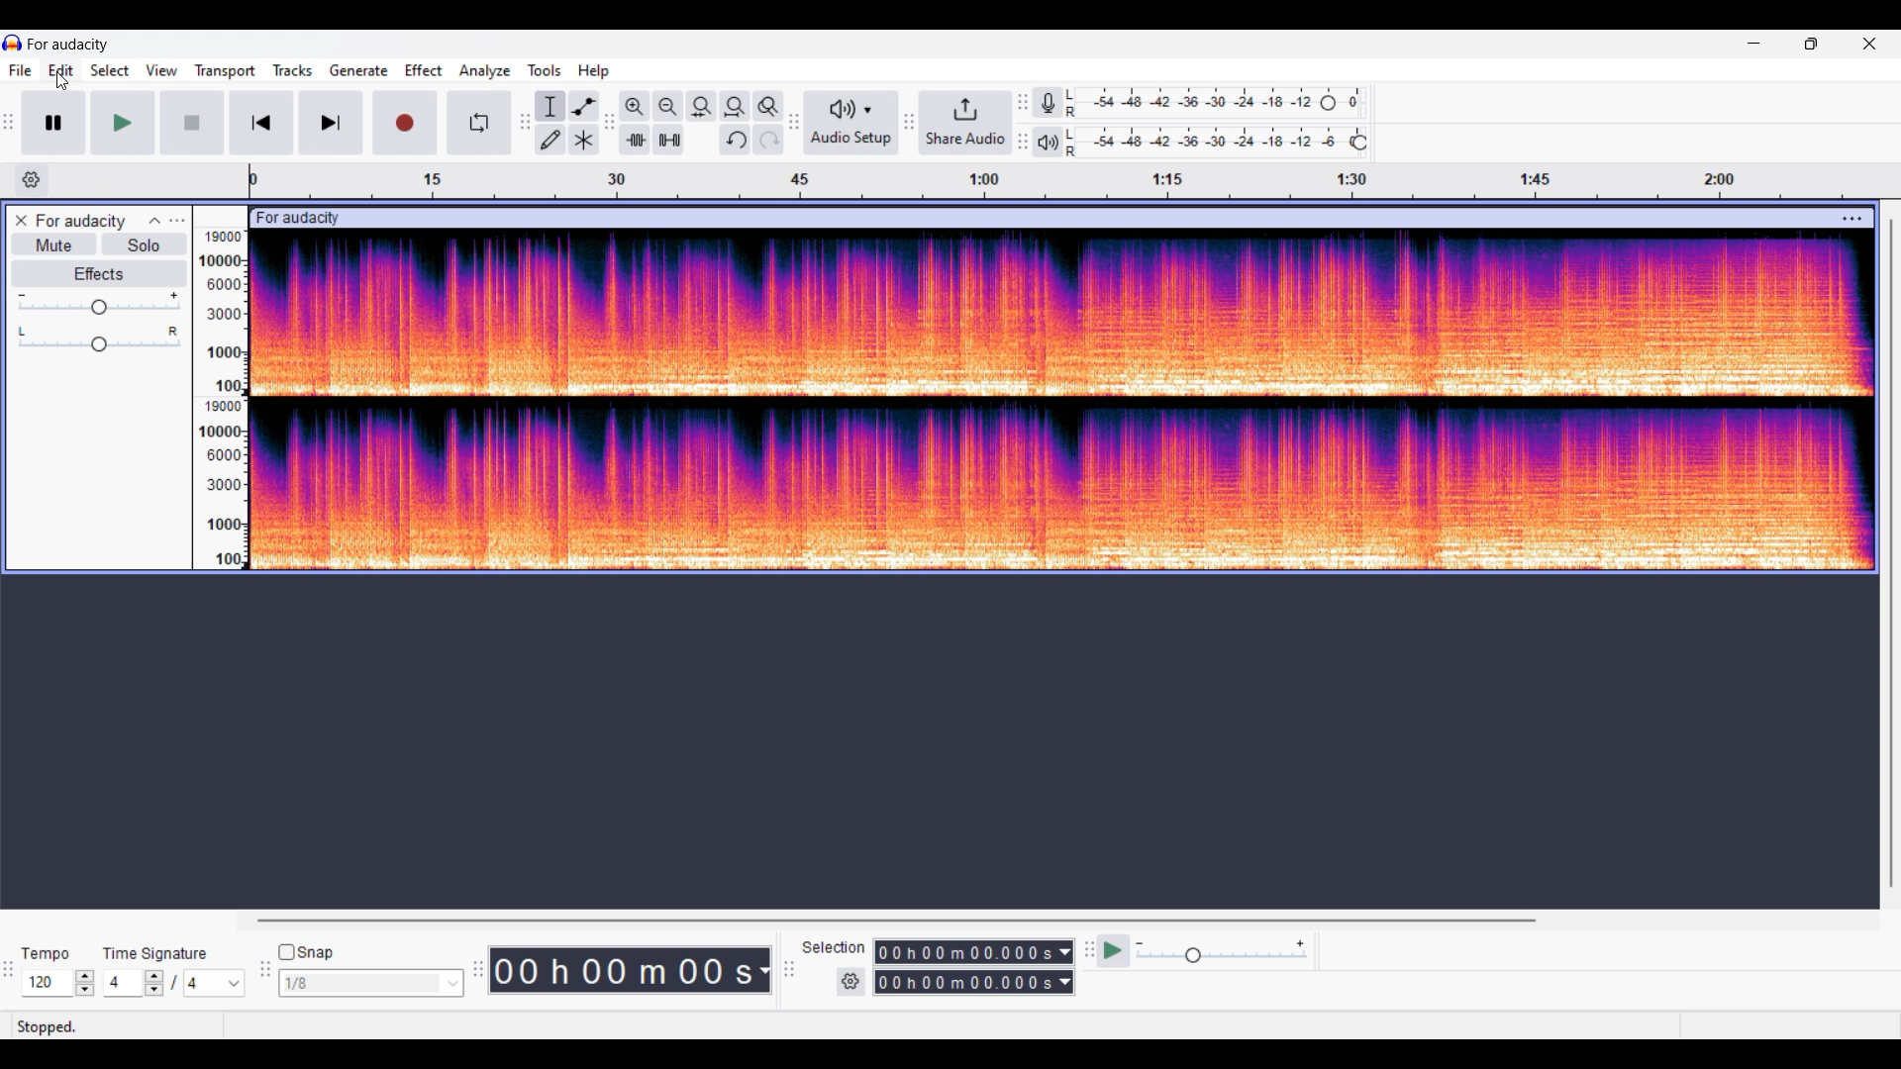 Image resolution: width=1901 pixels, height=1069 pixels. Describe the element at coordinates (584, 140) in the screenshot. I see `Multi tool` at that location.